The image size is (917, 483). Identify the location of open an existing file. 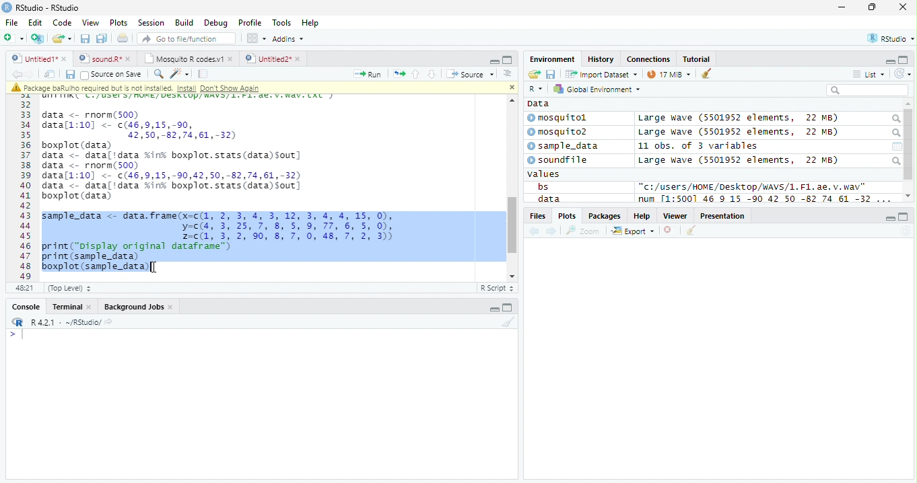
(62, 38).